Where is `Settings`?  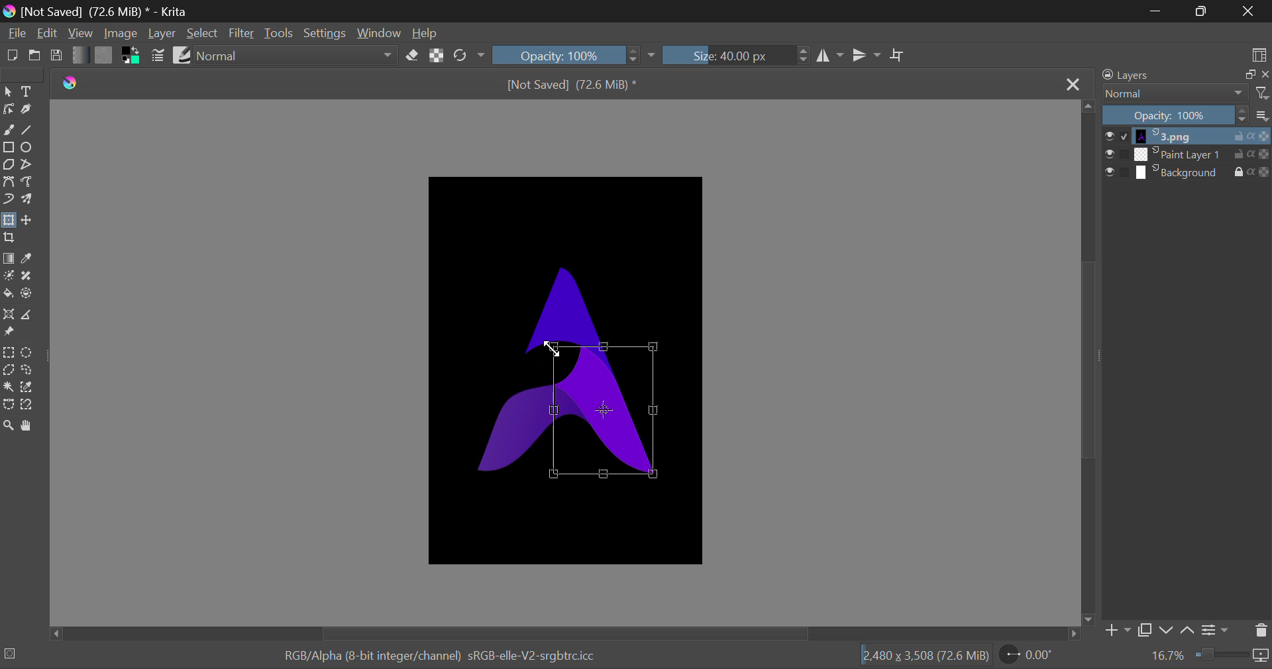 Settings is located at coordinates (323, 33).